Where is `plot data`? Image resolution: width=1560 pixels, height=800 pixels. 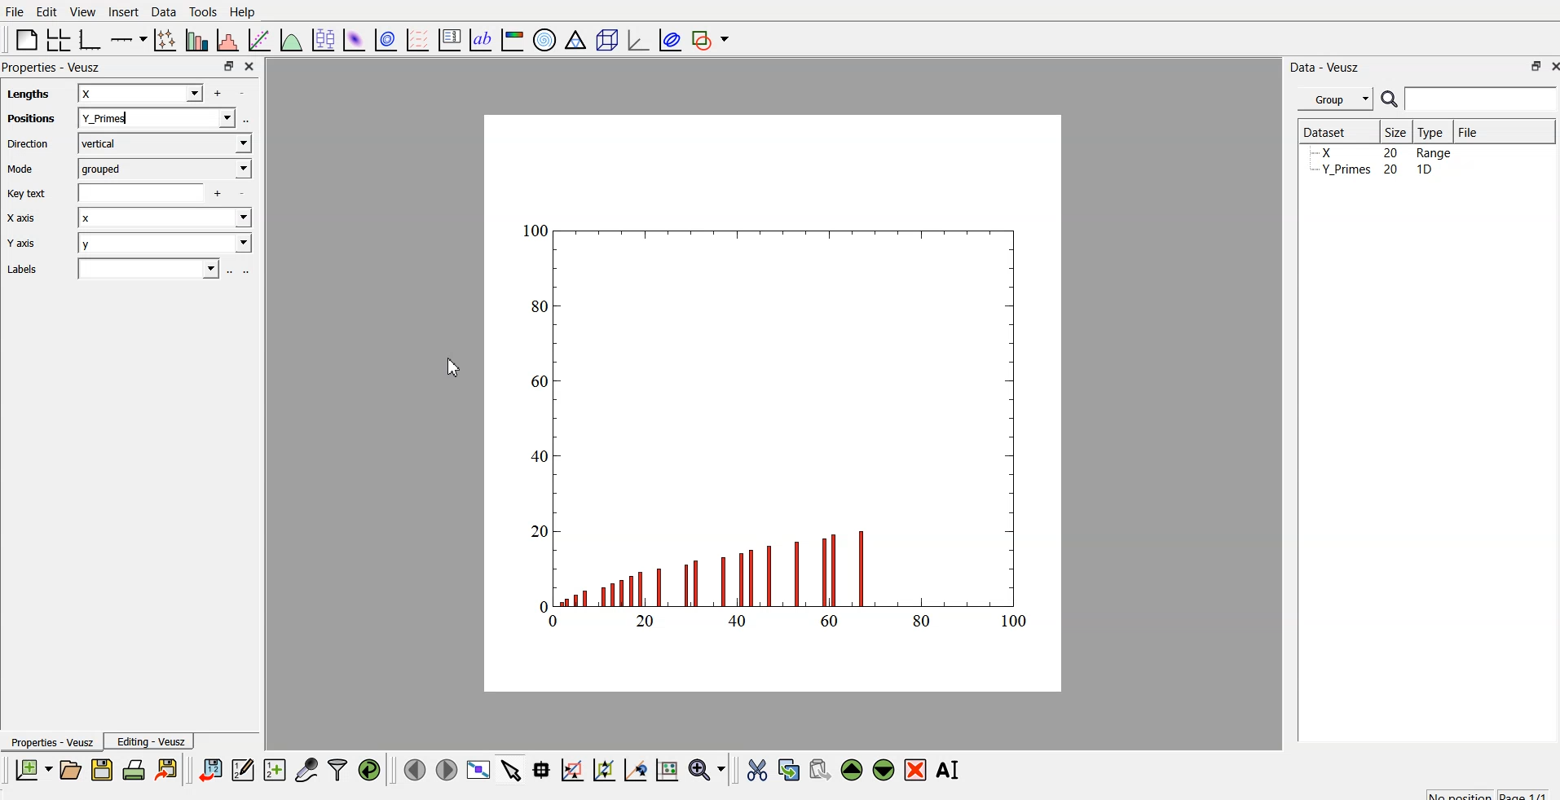
plot data is located at coordinates (386, 38).